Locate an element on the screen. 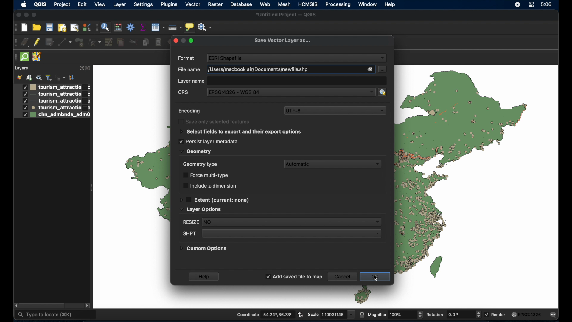  drag handle is located at coordinates (15, 57).